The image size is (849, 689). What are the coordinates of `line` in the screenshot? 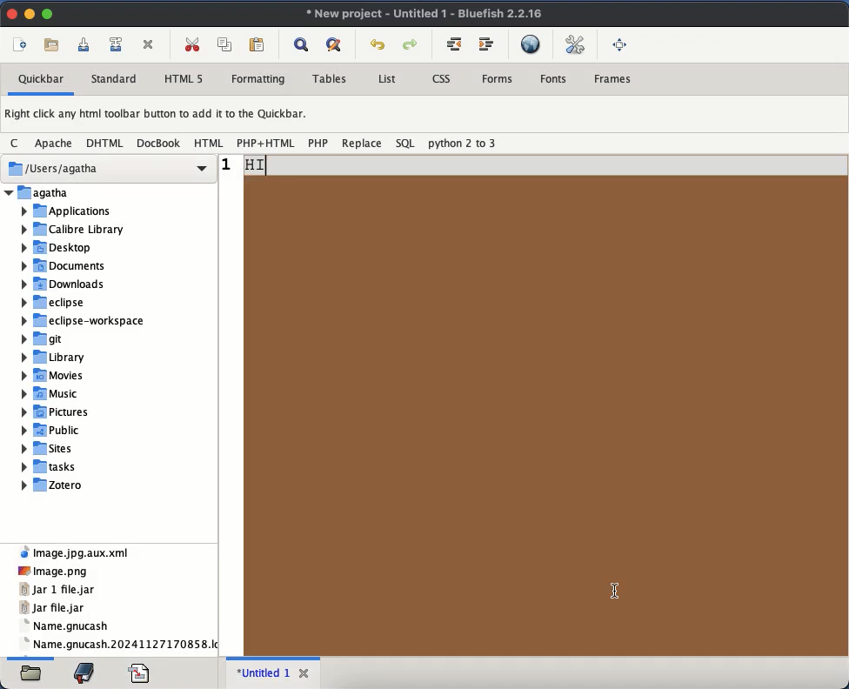 It's located at (535, 164).